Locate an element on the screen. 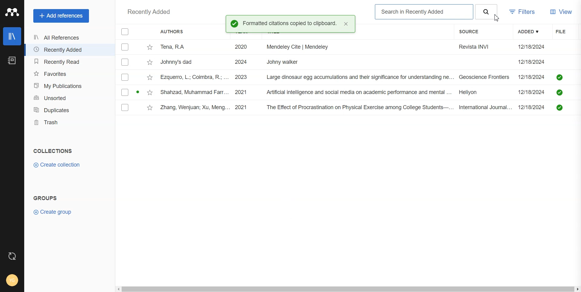 The width and height of the screenshot is (581, 292). saved is located at coordinates (560, 77).